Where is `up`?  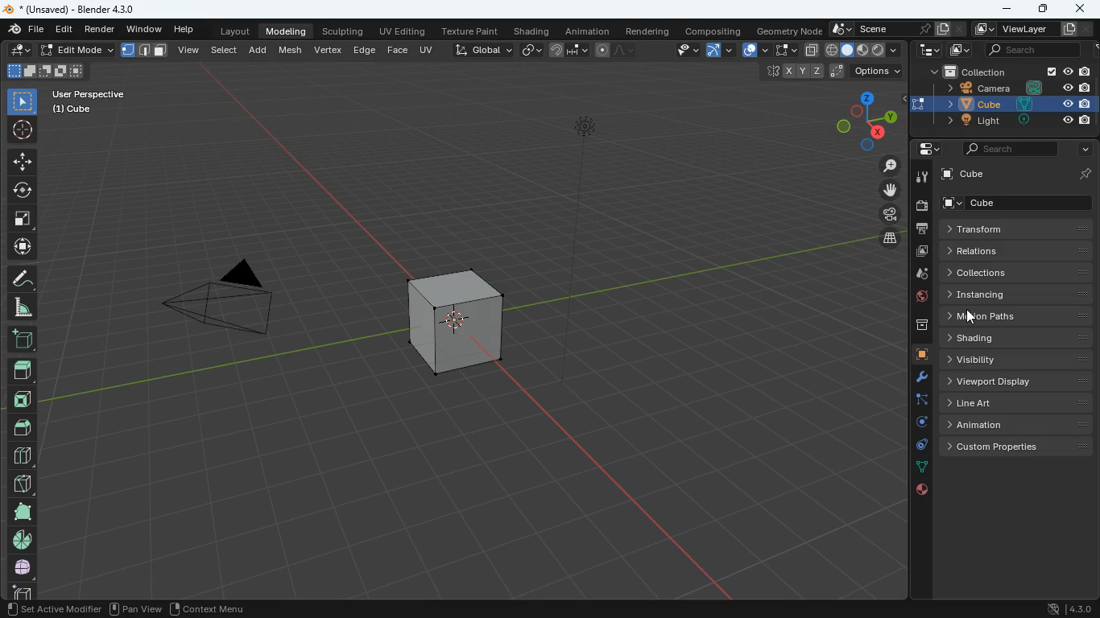
up is located at coordinates (22, 365).